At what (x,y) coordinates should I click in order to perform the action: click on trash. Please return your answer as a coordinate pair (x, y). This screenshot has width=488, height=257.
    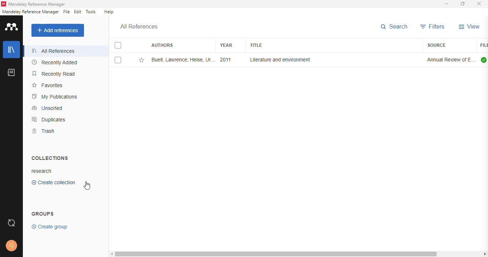
    Looking at the image, I should click on (44, 131).